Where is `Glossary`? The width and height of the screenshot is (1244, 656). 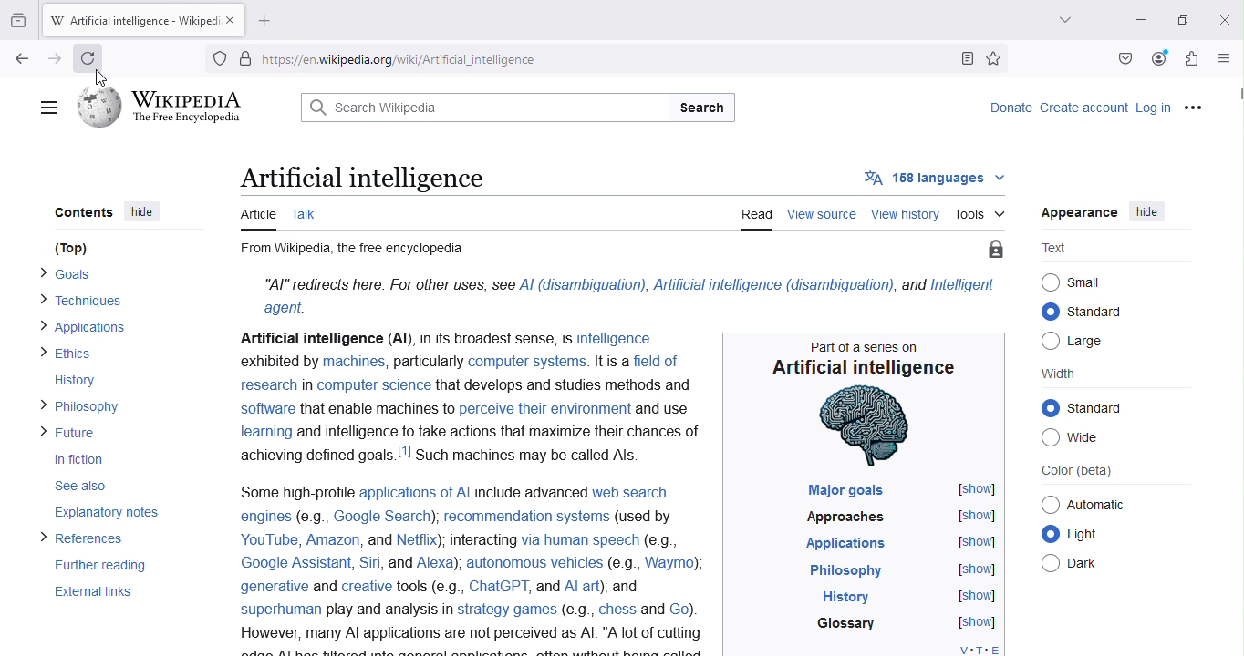 Glossary is located at coordinates (847, 626).